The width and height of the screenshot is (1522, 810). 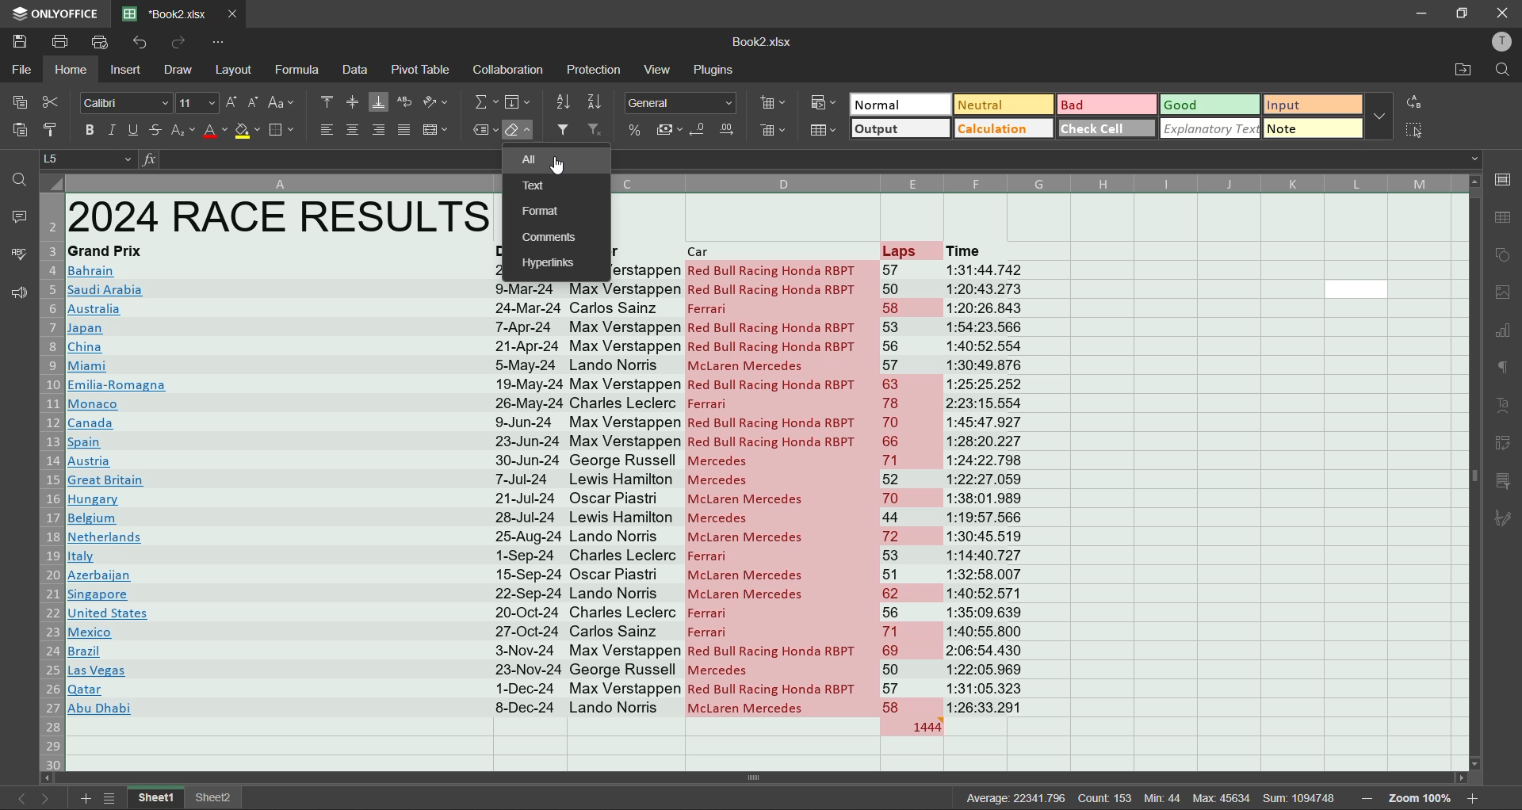 What do you see at coordinates (1502, 218) in the screenshot?
I see `table` at bounding box center [1502, 218].